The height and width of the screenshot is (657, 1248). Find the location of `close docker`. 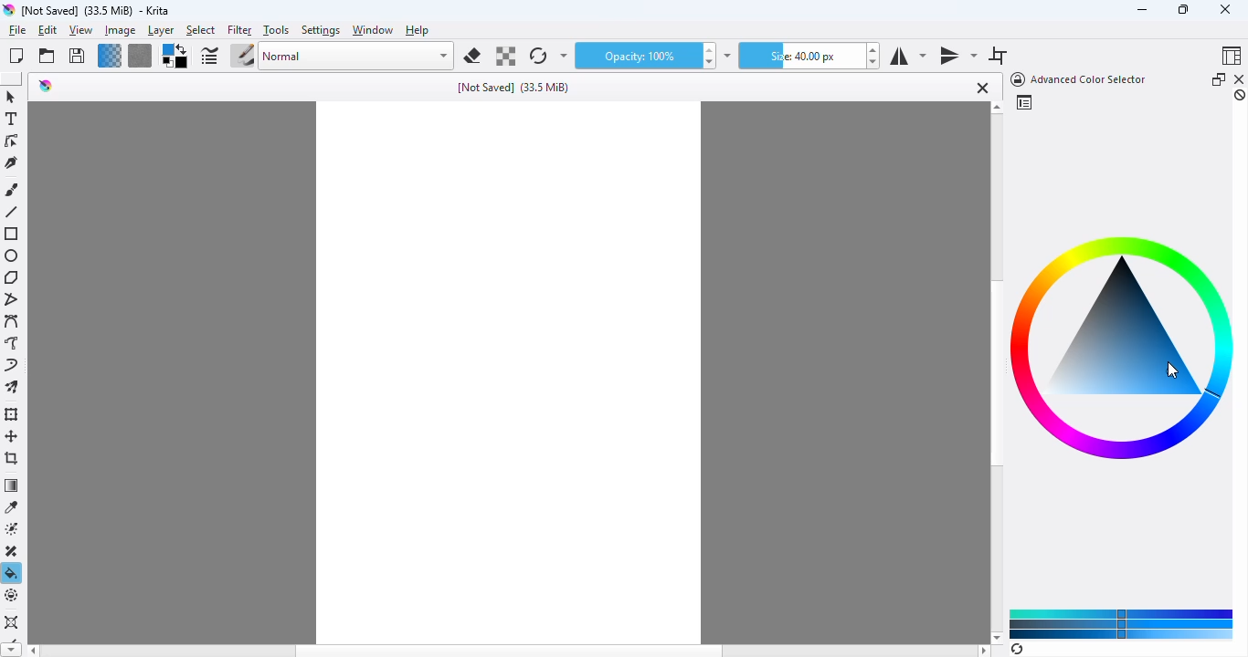

close docker is located at coordinates (1240, 78).